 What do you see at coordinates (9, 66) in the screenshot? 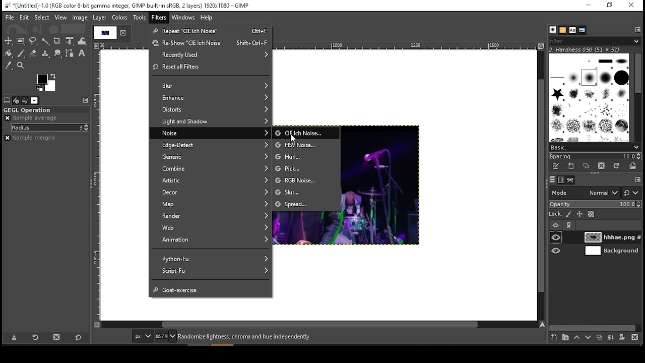
I see `color picker tool` at bounding box center [9, 66].